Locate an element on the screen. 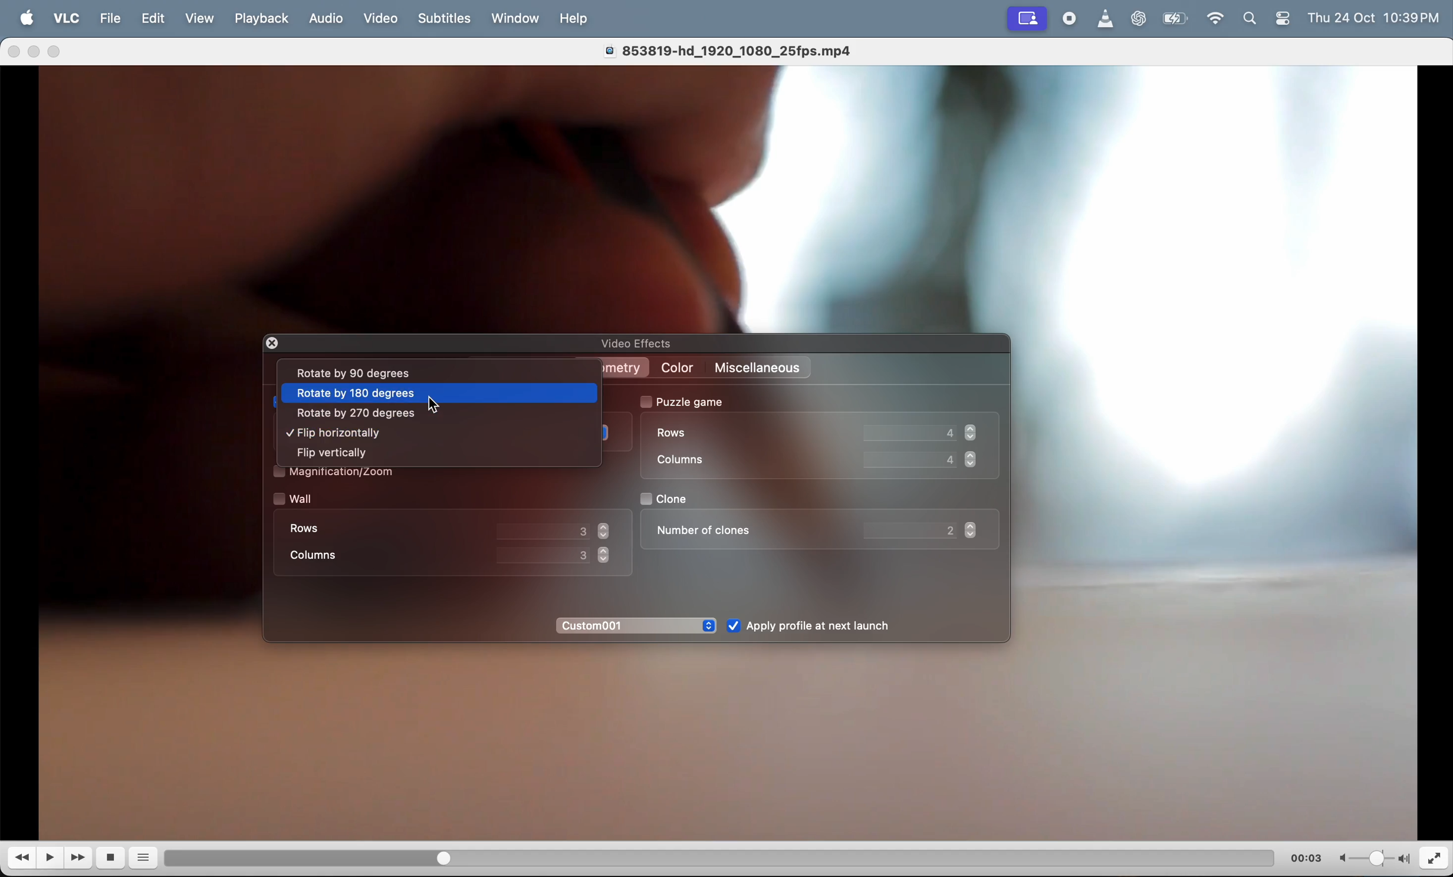 The height and width of the screenshot is (877, 1453). miscellaneos is located at coordinates (761, 369).